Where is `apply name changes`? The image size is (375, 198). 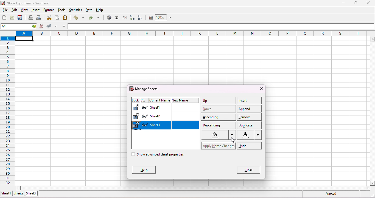 apply name changes is located at coordinates (218, 145).